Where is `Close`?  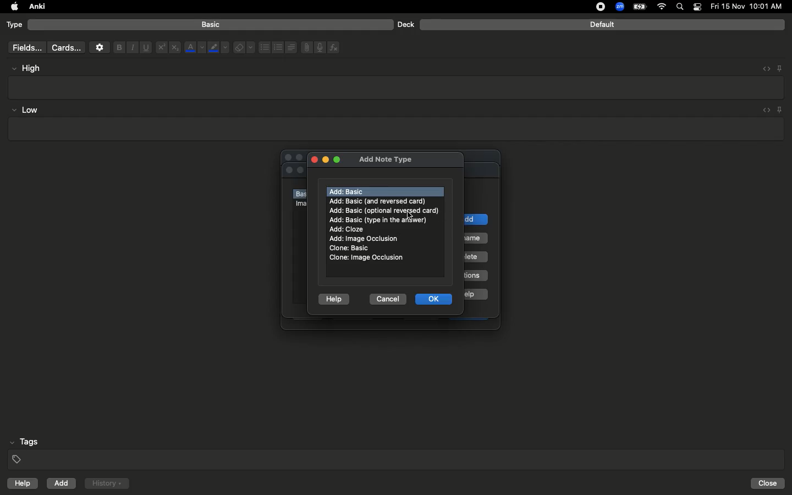 Close is located at coordinates (312, 158).